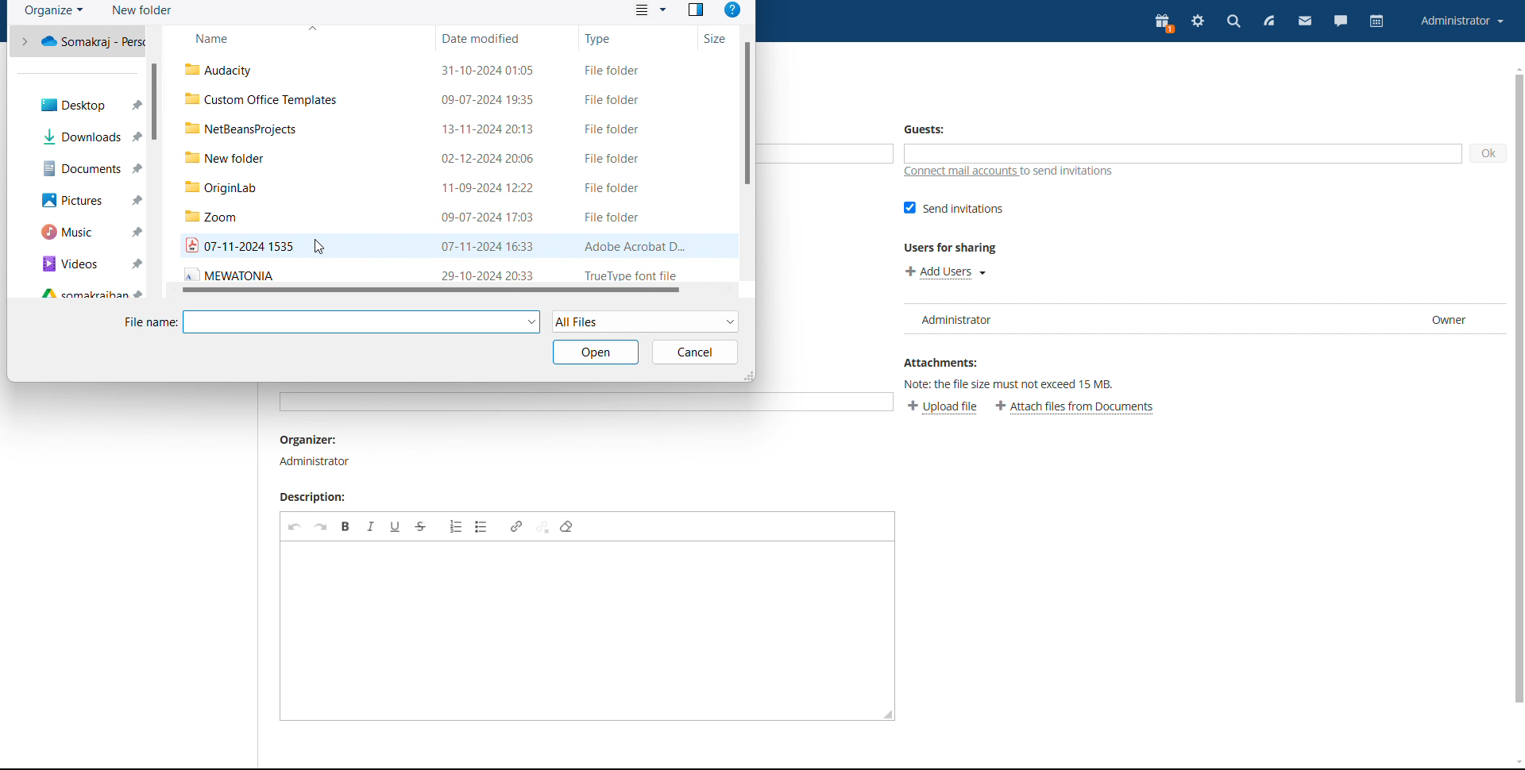 Image resolution: width=1525 pixels, height=770 pixels. I want to click on add users, so click(944, 273).